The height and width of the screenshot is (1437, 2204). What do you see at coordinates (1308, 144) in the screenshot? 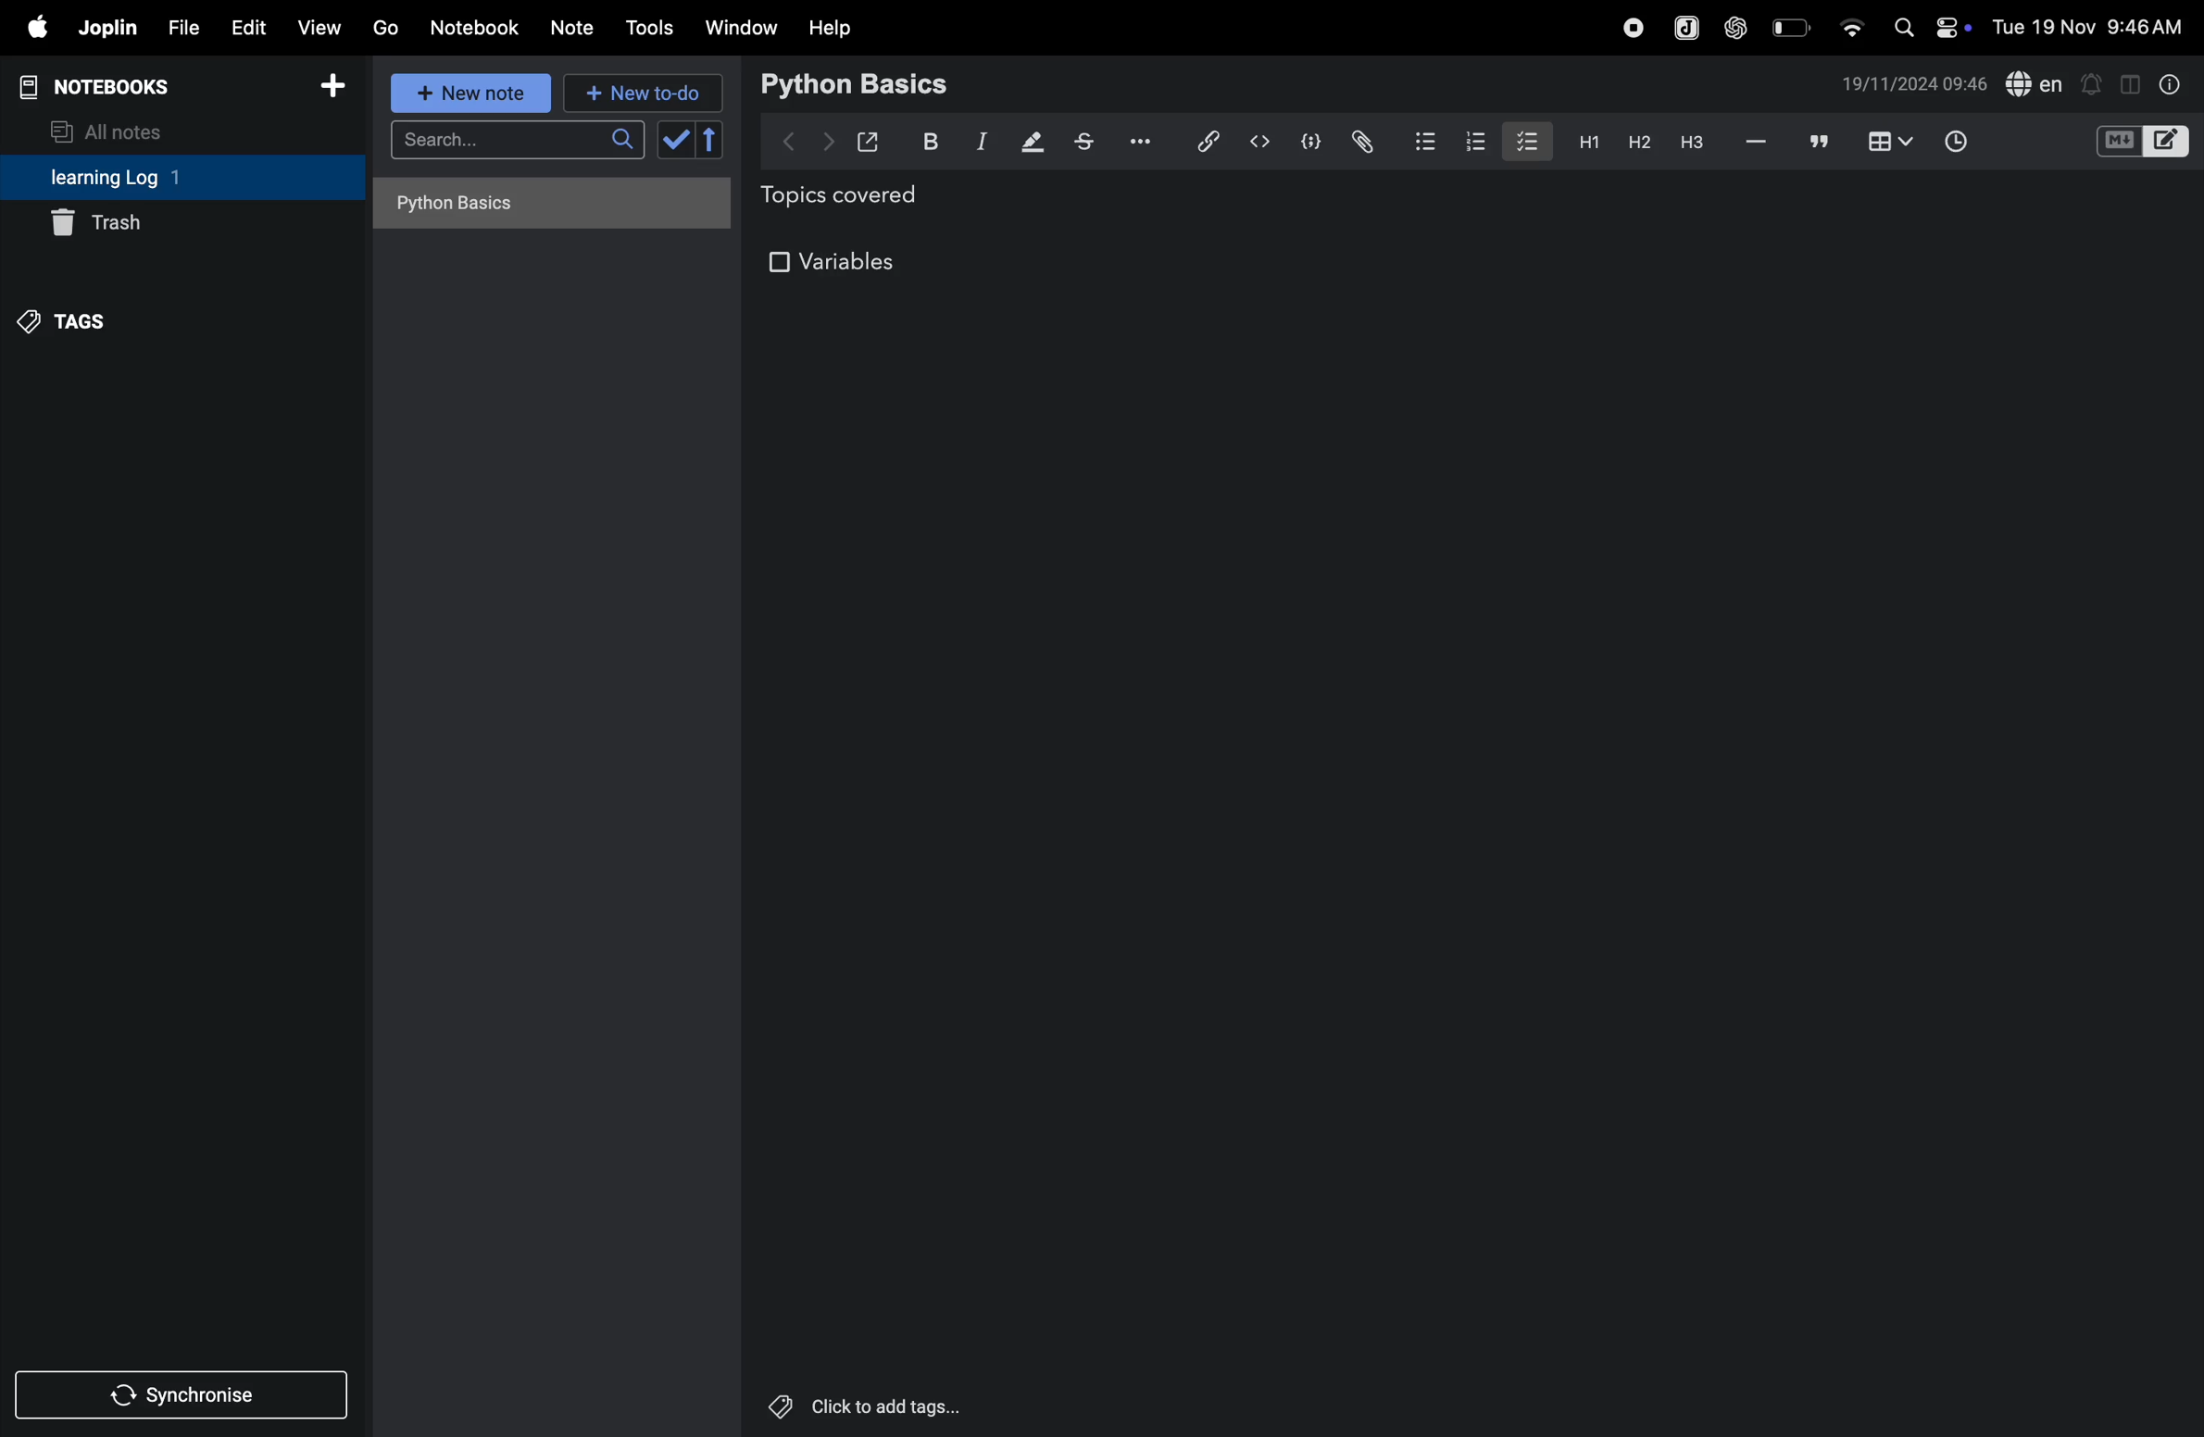
I see `code block` at bounding box center [1308, 144].